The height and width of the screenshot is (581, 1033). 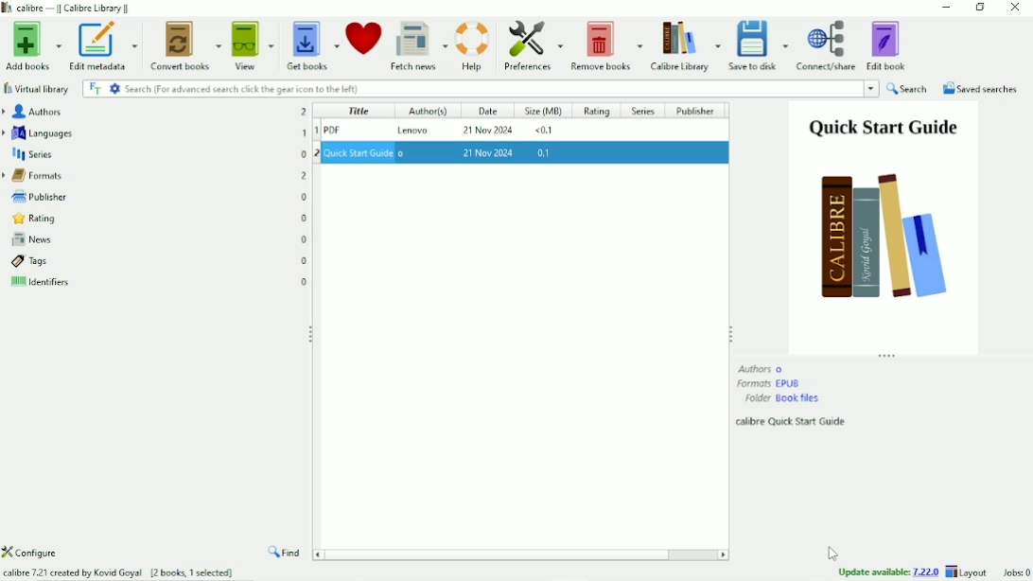 What do you see at coordinates (312, 334) in the screenshot?
I see `Resize` at bounding box center [312, 334].